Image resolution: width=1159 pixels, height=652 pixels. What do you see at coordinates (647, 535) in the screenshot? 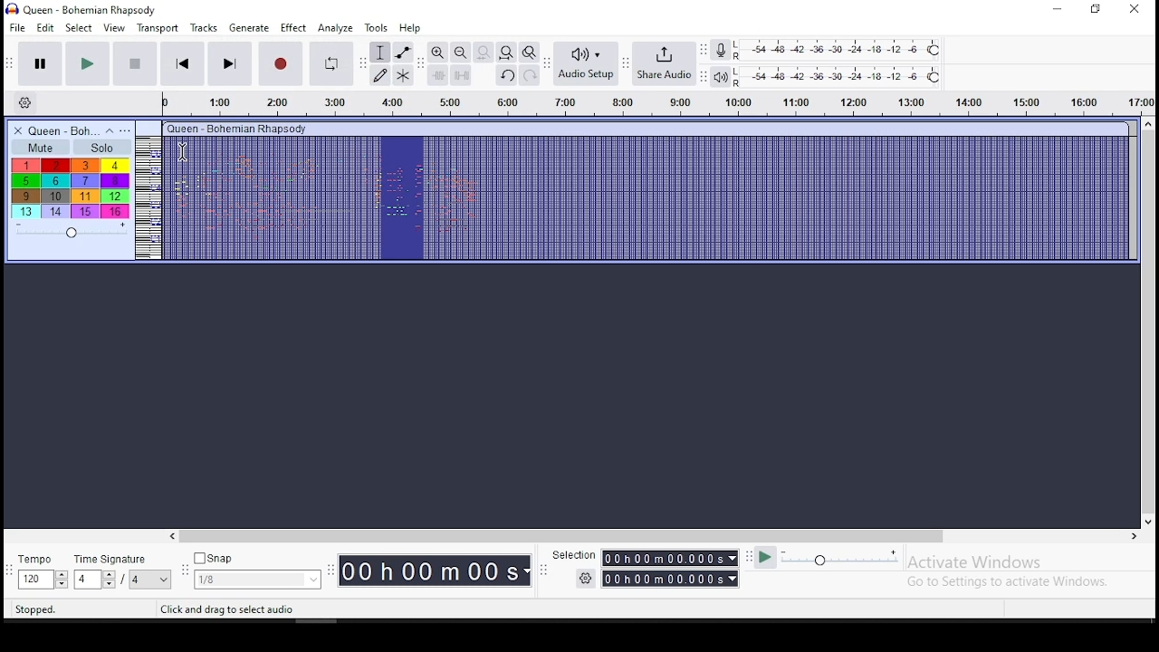
I see `scroll bar` at bounding box center [647, 535].